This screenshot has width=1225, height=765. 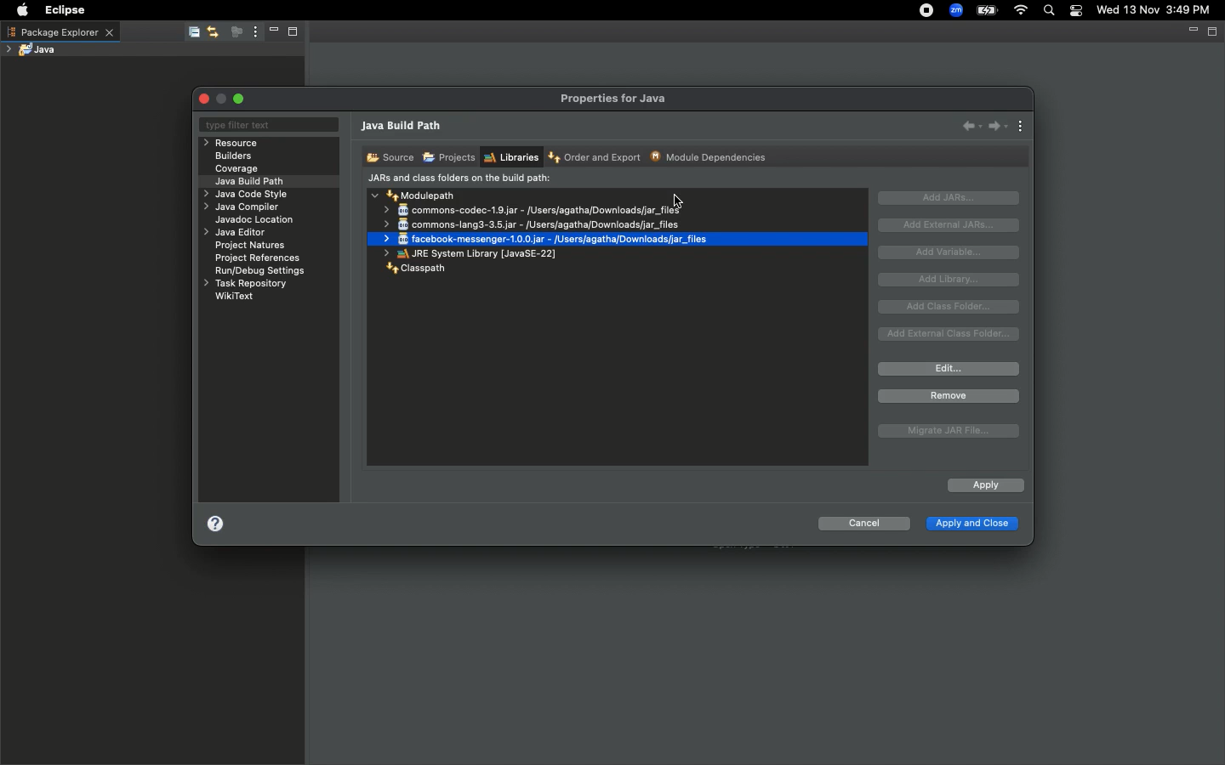 I want to click on Java editor, so click(x=237, y=233).